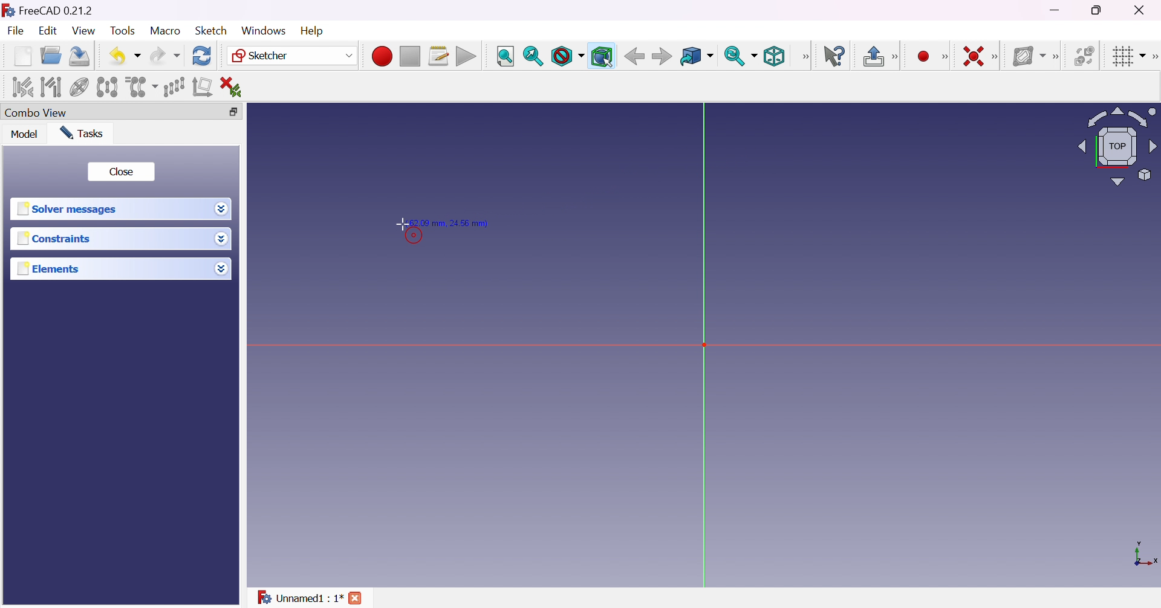 The image size is (1161, 608). I want to click on Open..., so click(50, 56).